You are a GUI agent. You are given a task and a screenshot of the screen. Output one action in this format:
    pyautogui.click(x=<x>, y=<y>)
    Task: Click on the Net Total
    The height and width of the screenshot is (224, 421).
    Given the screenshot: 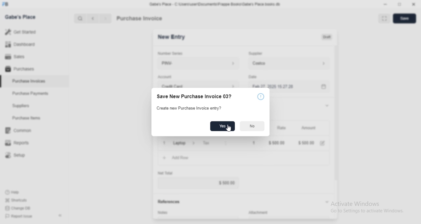 What is the action you would take?
    pyautogui.click(x=165, y=173)
    